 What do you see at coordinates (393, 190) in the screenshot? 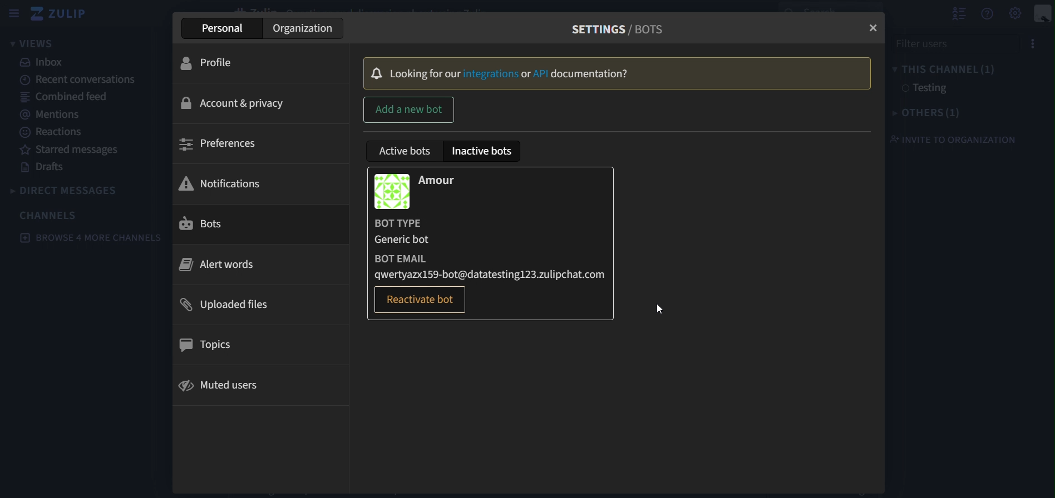
I see `image` at bounding box center [393, 190].